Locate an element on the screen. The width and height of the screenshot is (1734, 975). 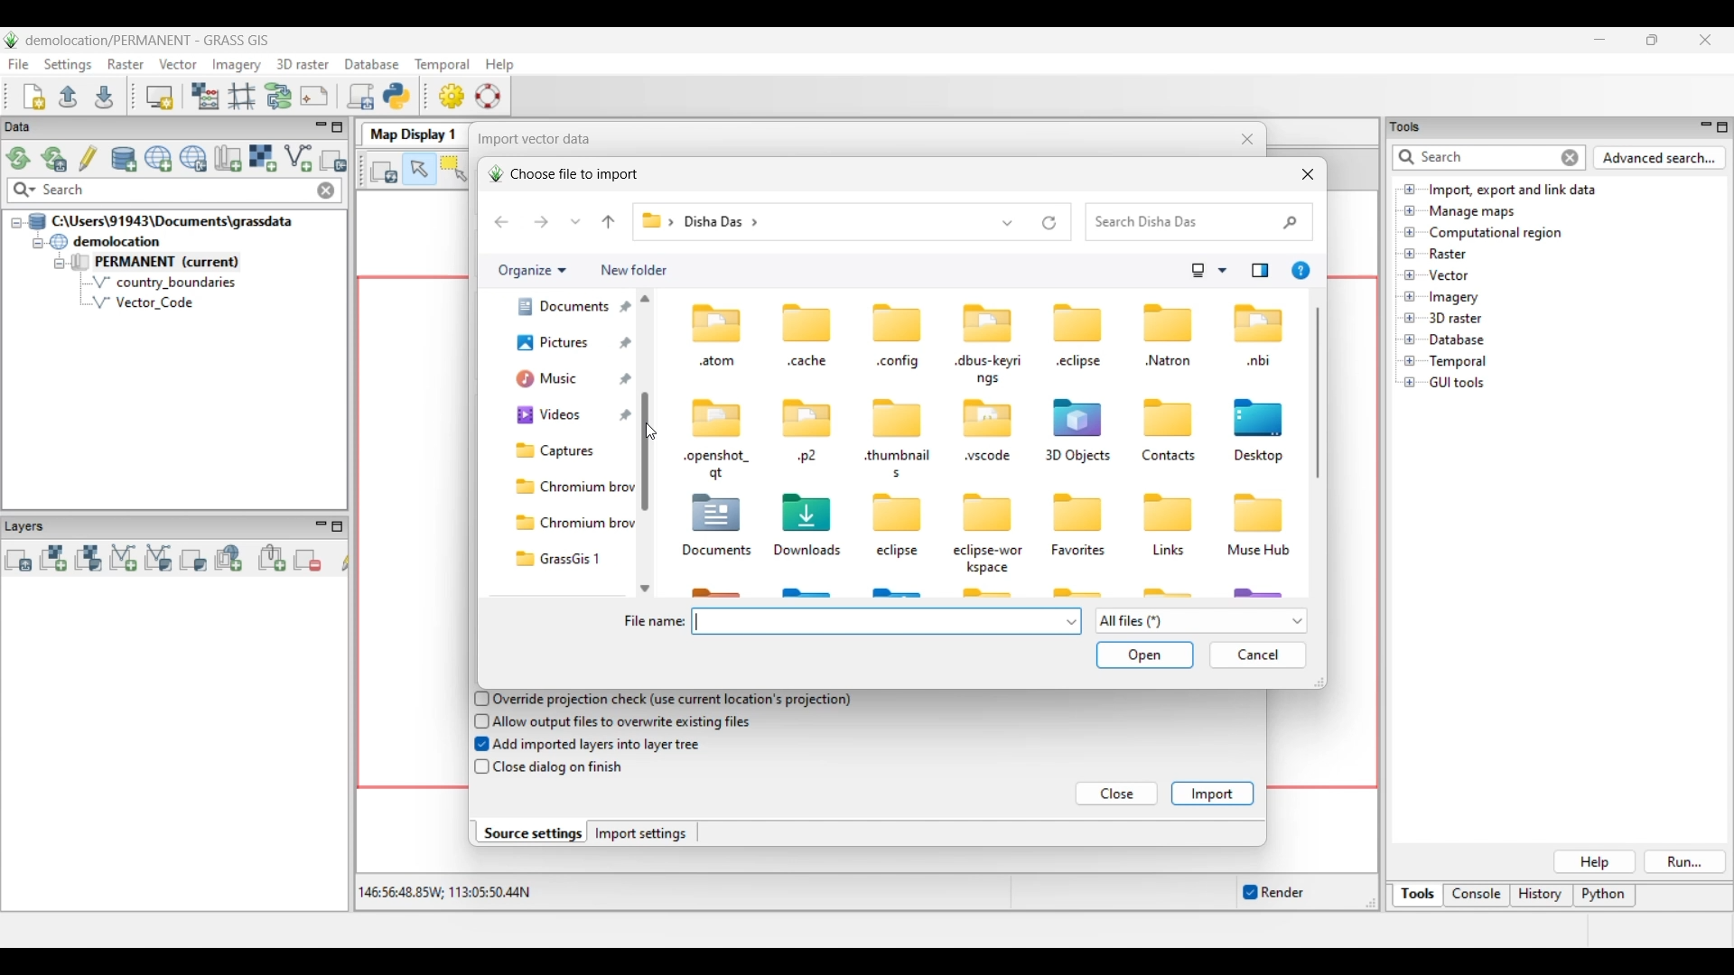
Add various overlays is located at coordinates (193, 560).